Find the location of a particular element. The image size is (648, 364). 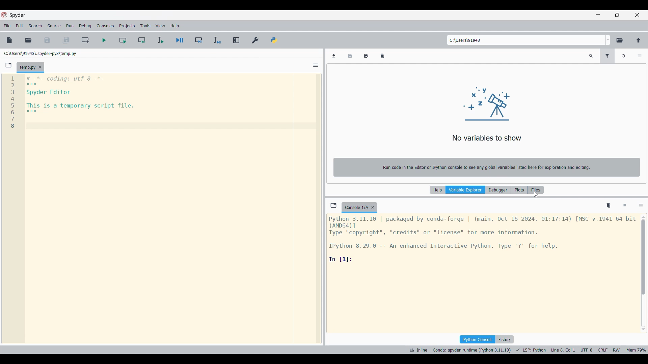

Tools menu is located at coordinates (145, 26).